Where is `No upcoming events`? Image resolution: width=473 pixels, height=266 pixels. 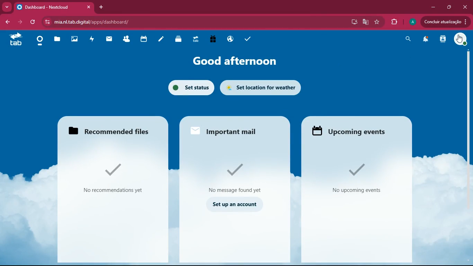
No upcoming events is located at coordinates (367, 177).